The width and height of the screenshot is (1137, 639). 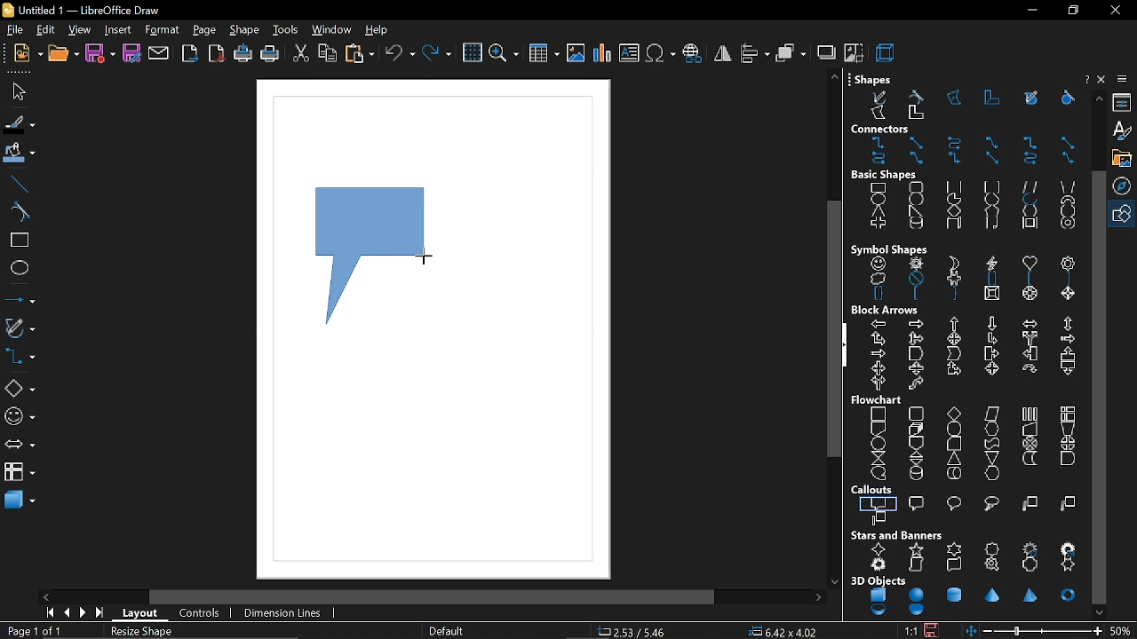 I want to click on page, so click(x=203, y=29).